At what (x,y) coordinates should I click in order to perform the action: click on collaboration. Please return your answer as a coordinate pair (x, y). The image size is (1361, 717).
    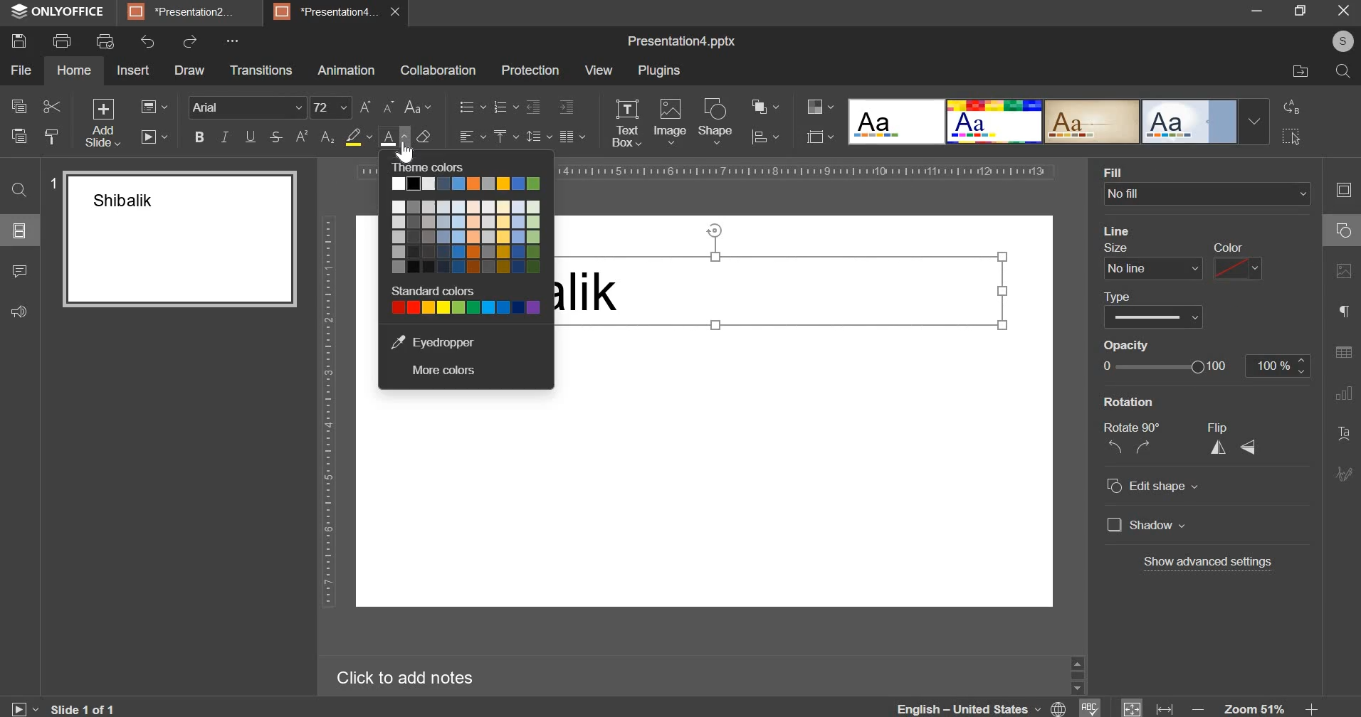
    Looking at the image, I should click on (437, 70).